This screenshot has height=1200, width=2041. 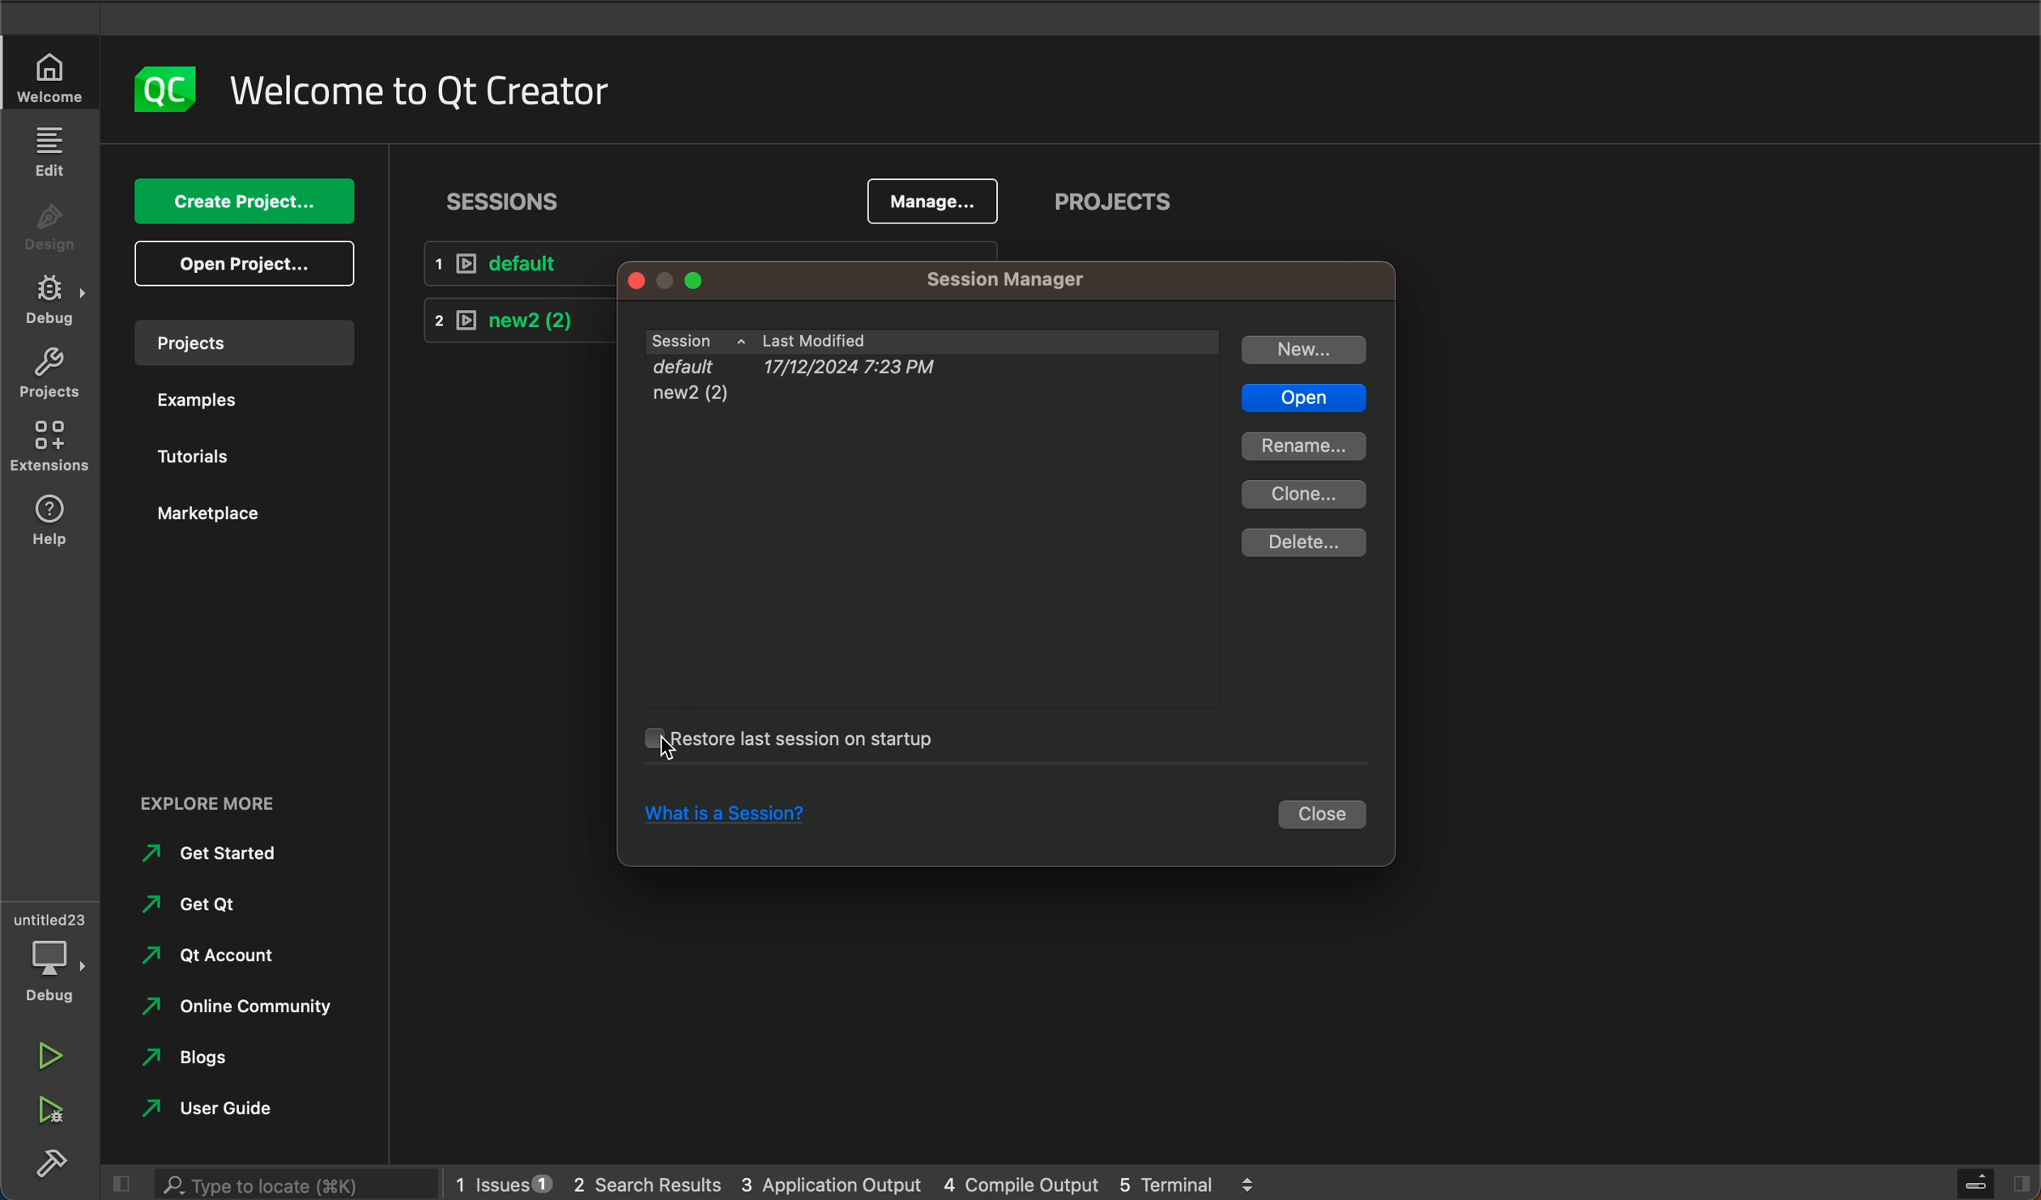 What do you see at coordinates (1306, 348) in the screenshot?
I see `new` at bounding box center [1306, 348].